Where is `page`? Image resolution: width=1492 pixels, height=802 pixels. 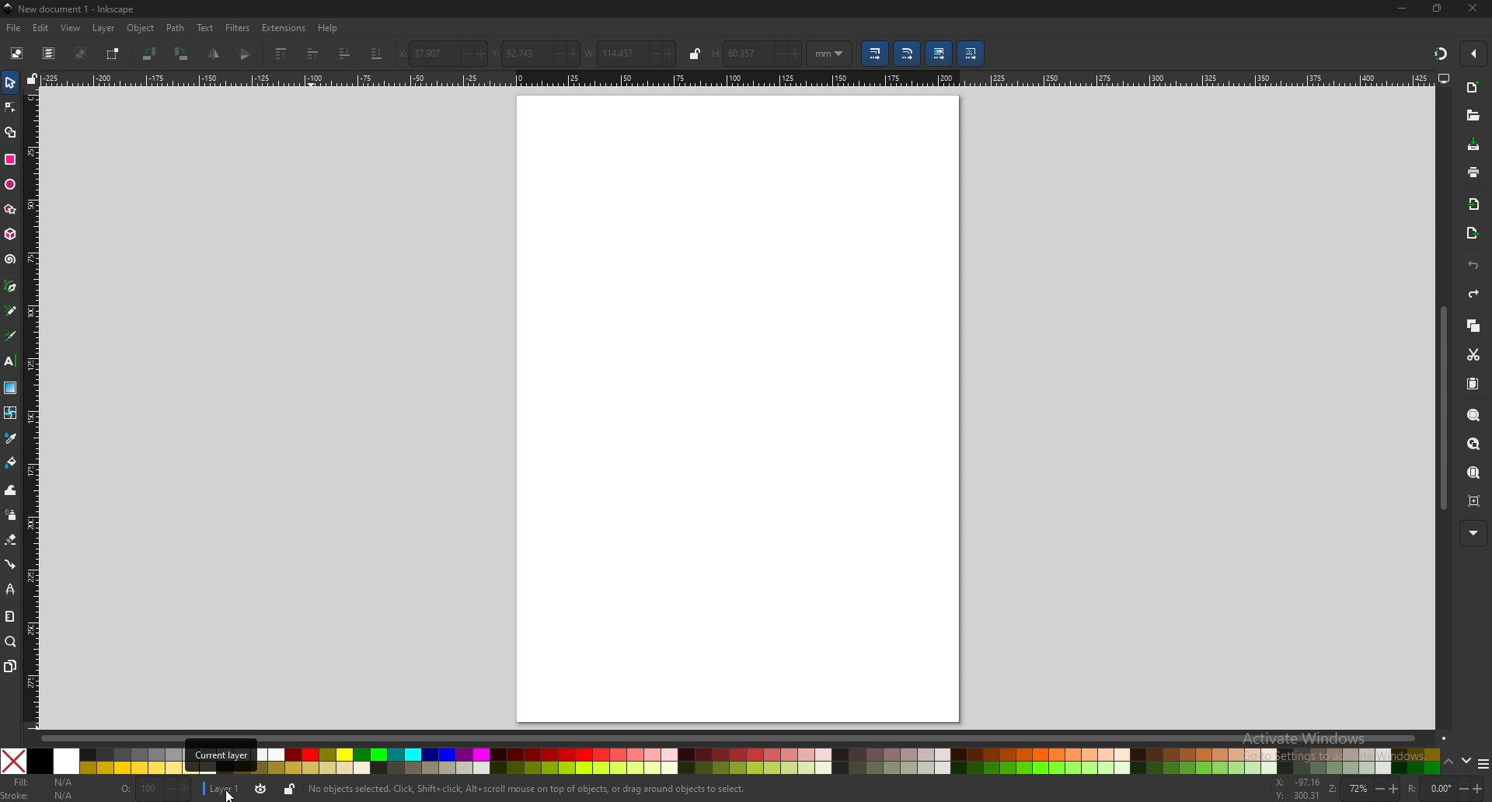
page is located at coordinates (740, 410).